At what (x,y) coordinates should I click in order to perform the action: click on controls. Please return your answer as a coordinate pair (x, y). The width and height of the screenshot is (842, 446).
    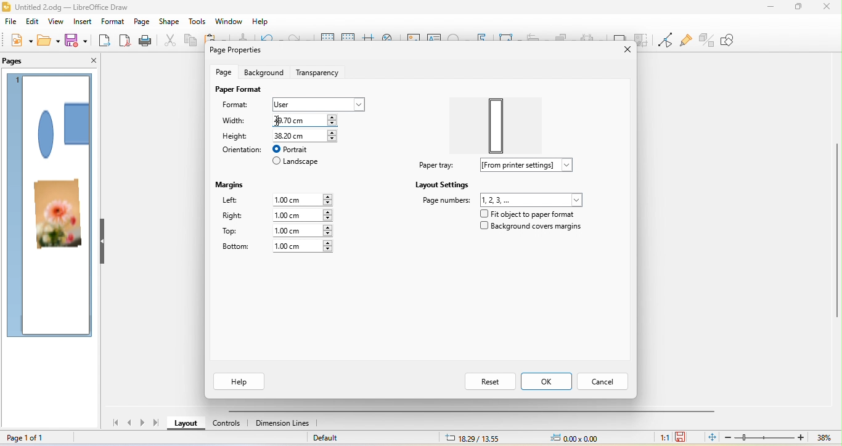
    Looking at the image, I should click on (224, 426).